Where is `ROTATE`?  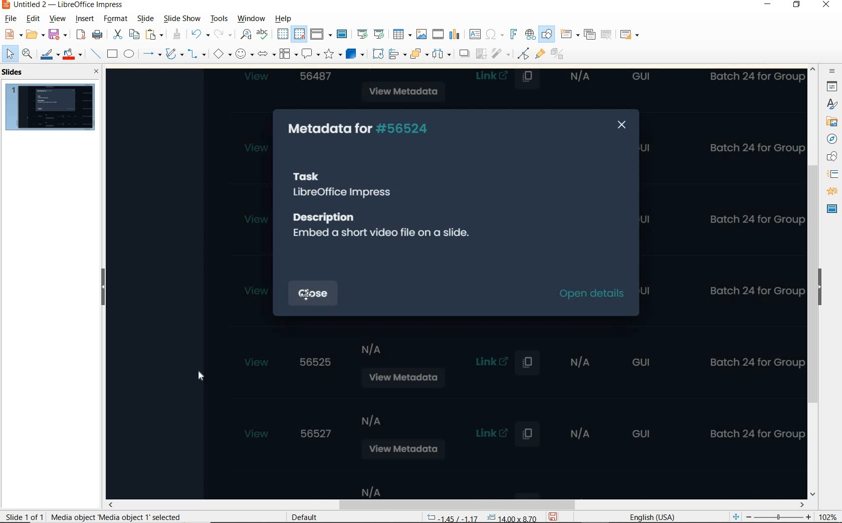
ROTATE is located at coordinates (376, 54).